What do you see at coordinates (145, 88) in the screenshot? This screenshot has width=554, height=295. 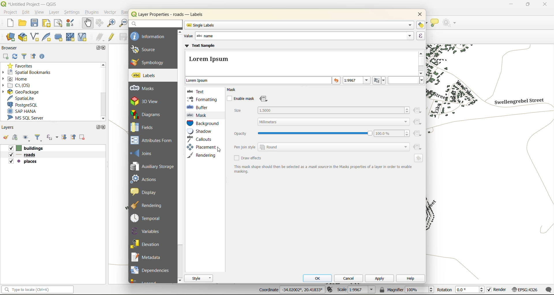 I see `masks` at bounding box center [145, 88].